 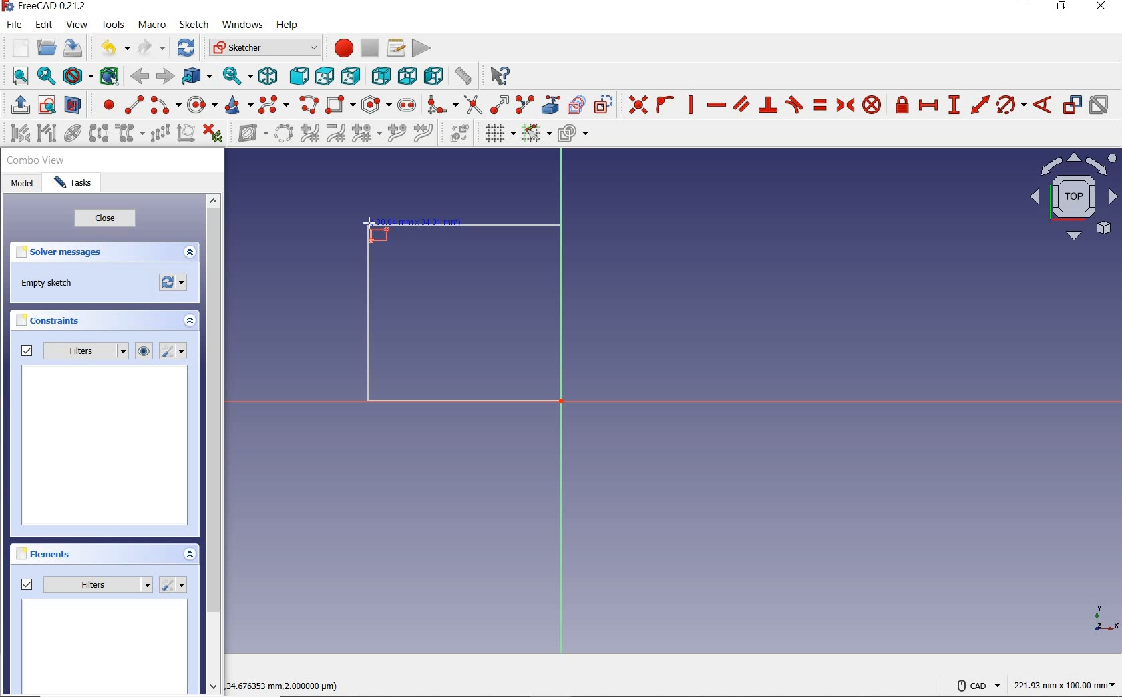 What do you see at coordinates (352, 76) in the screenshot?
I see `right` at bounding box center [352, 76].